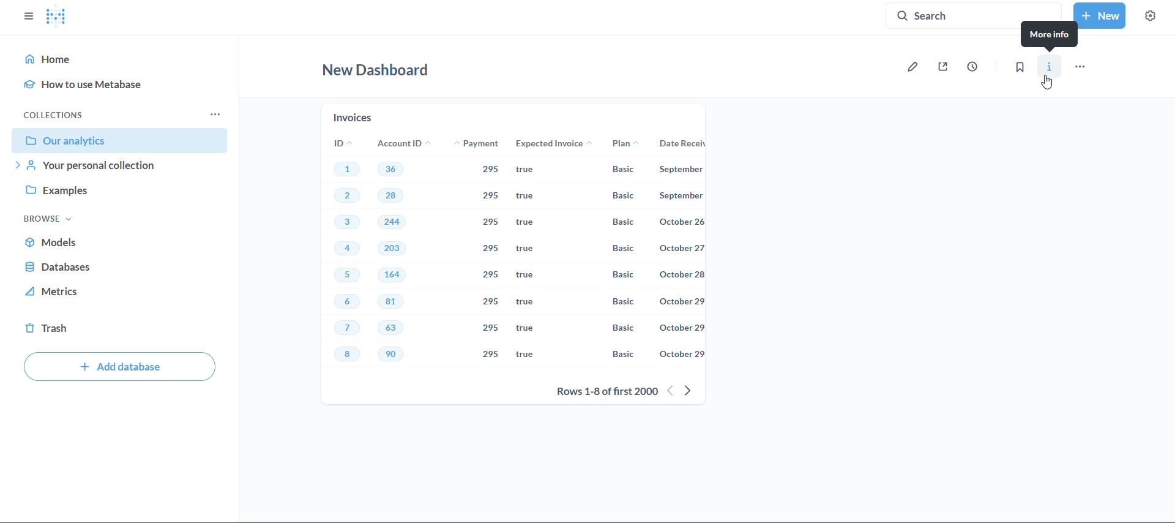 The image size is (1175, 523). What do you see at coordinates (397, 198) in the screenshot?
I see `28` at bounding box center [397, 198].